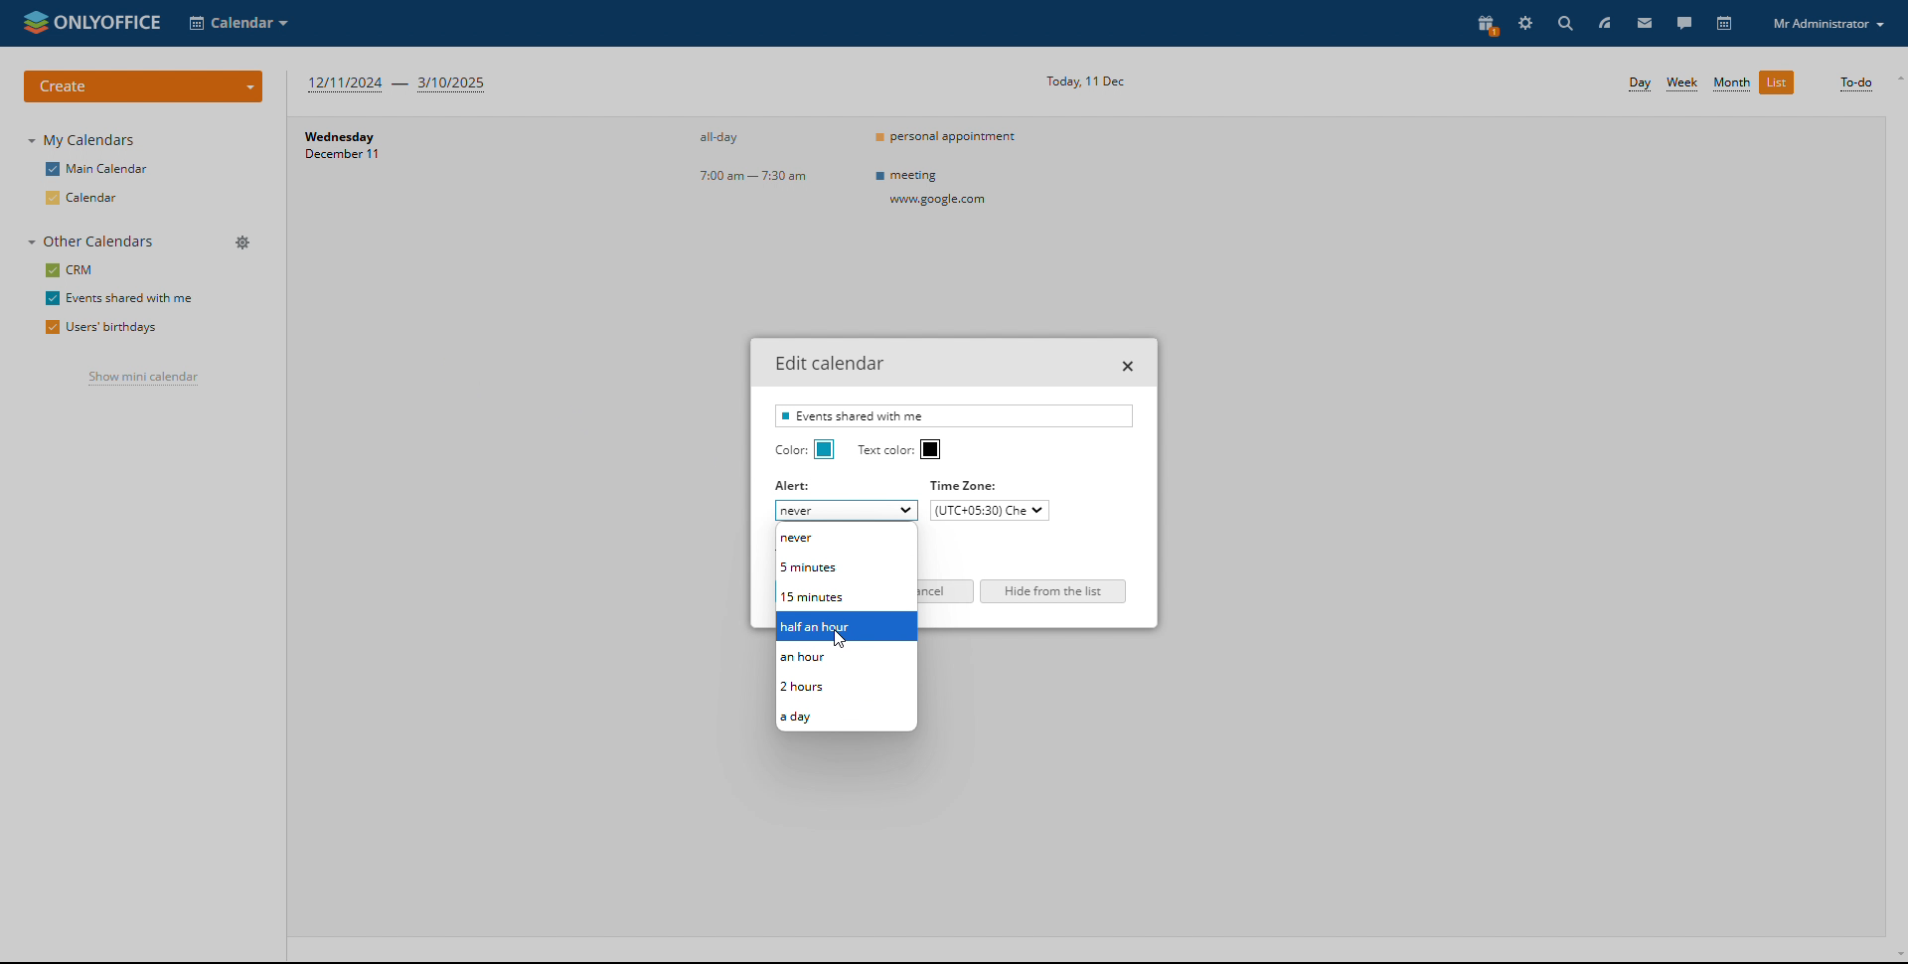 The image size is (1908, 964). Describe the element at coordinates (98, 327) in the screenshot. I see `users' birthdays` at that location.